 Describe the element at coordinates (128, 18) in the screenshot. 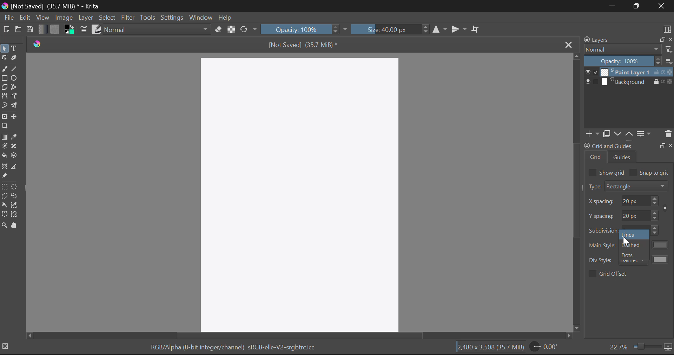

I see `Filter` at that location.